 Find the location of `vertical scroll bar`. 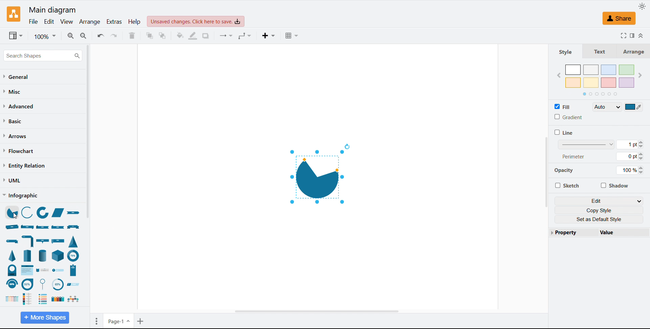

vertical scroll bar is located at coordinates (546, 173).